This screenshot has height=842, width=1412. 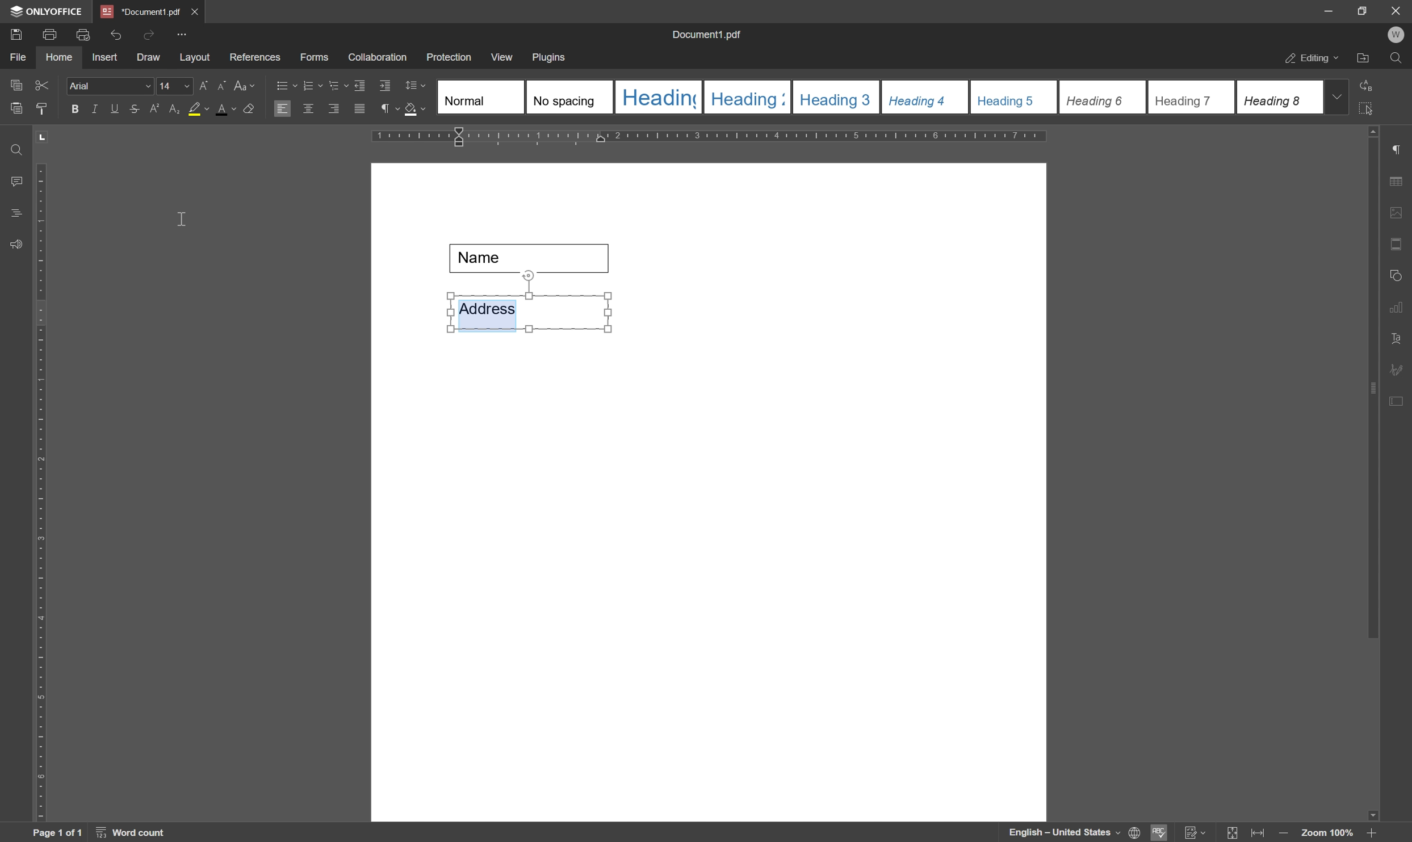 What do you see at coordinates (49, 35) in the screenshot?
I see `print` at bounding box center [49, 35].